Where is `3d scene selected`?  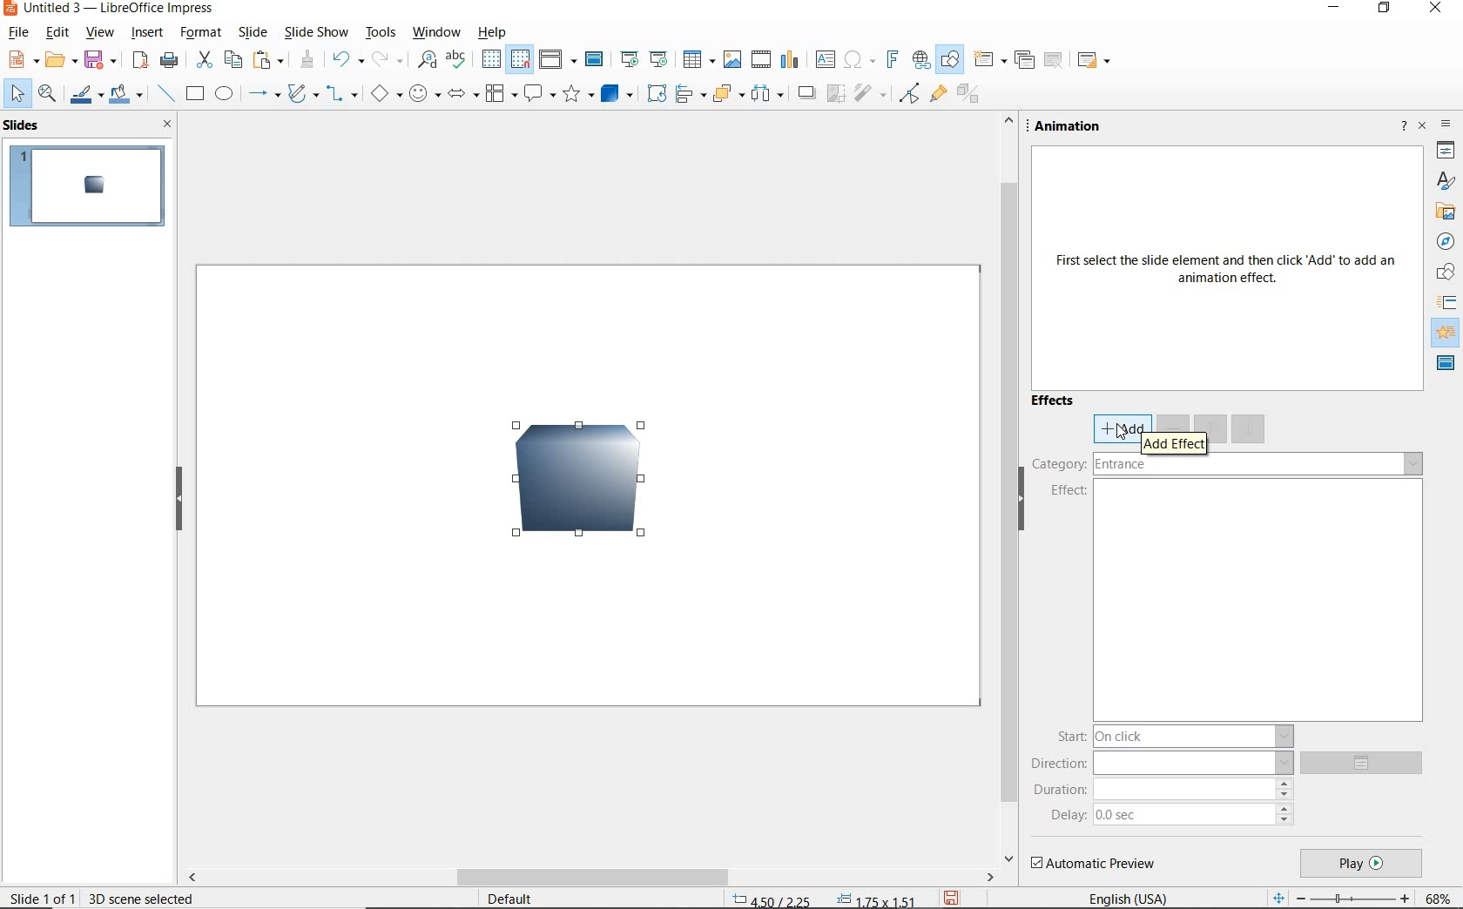 3d scene selected is located at coordinates (141, 898).